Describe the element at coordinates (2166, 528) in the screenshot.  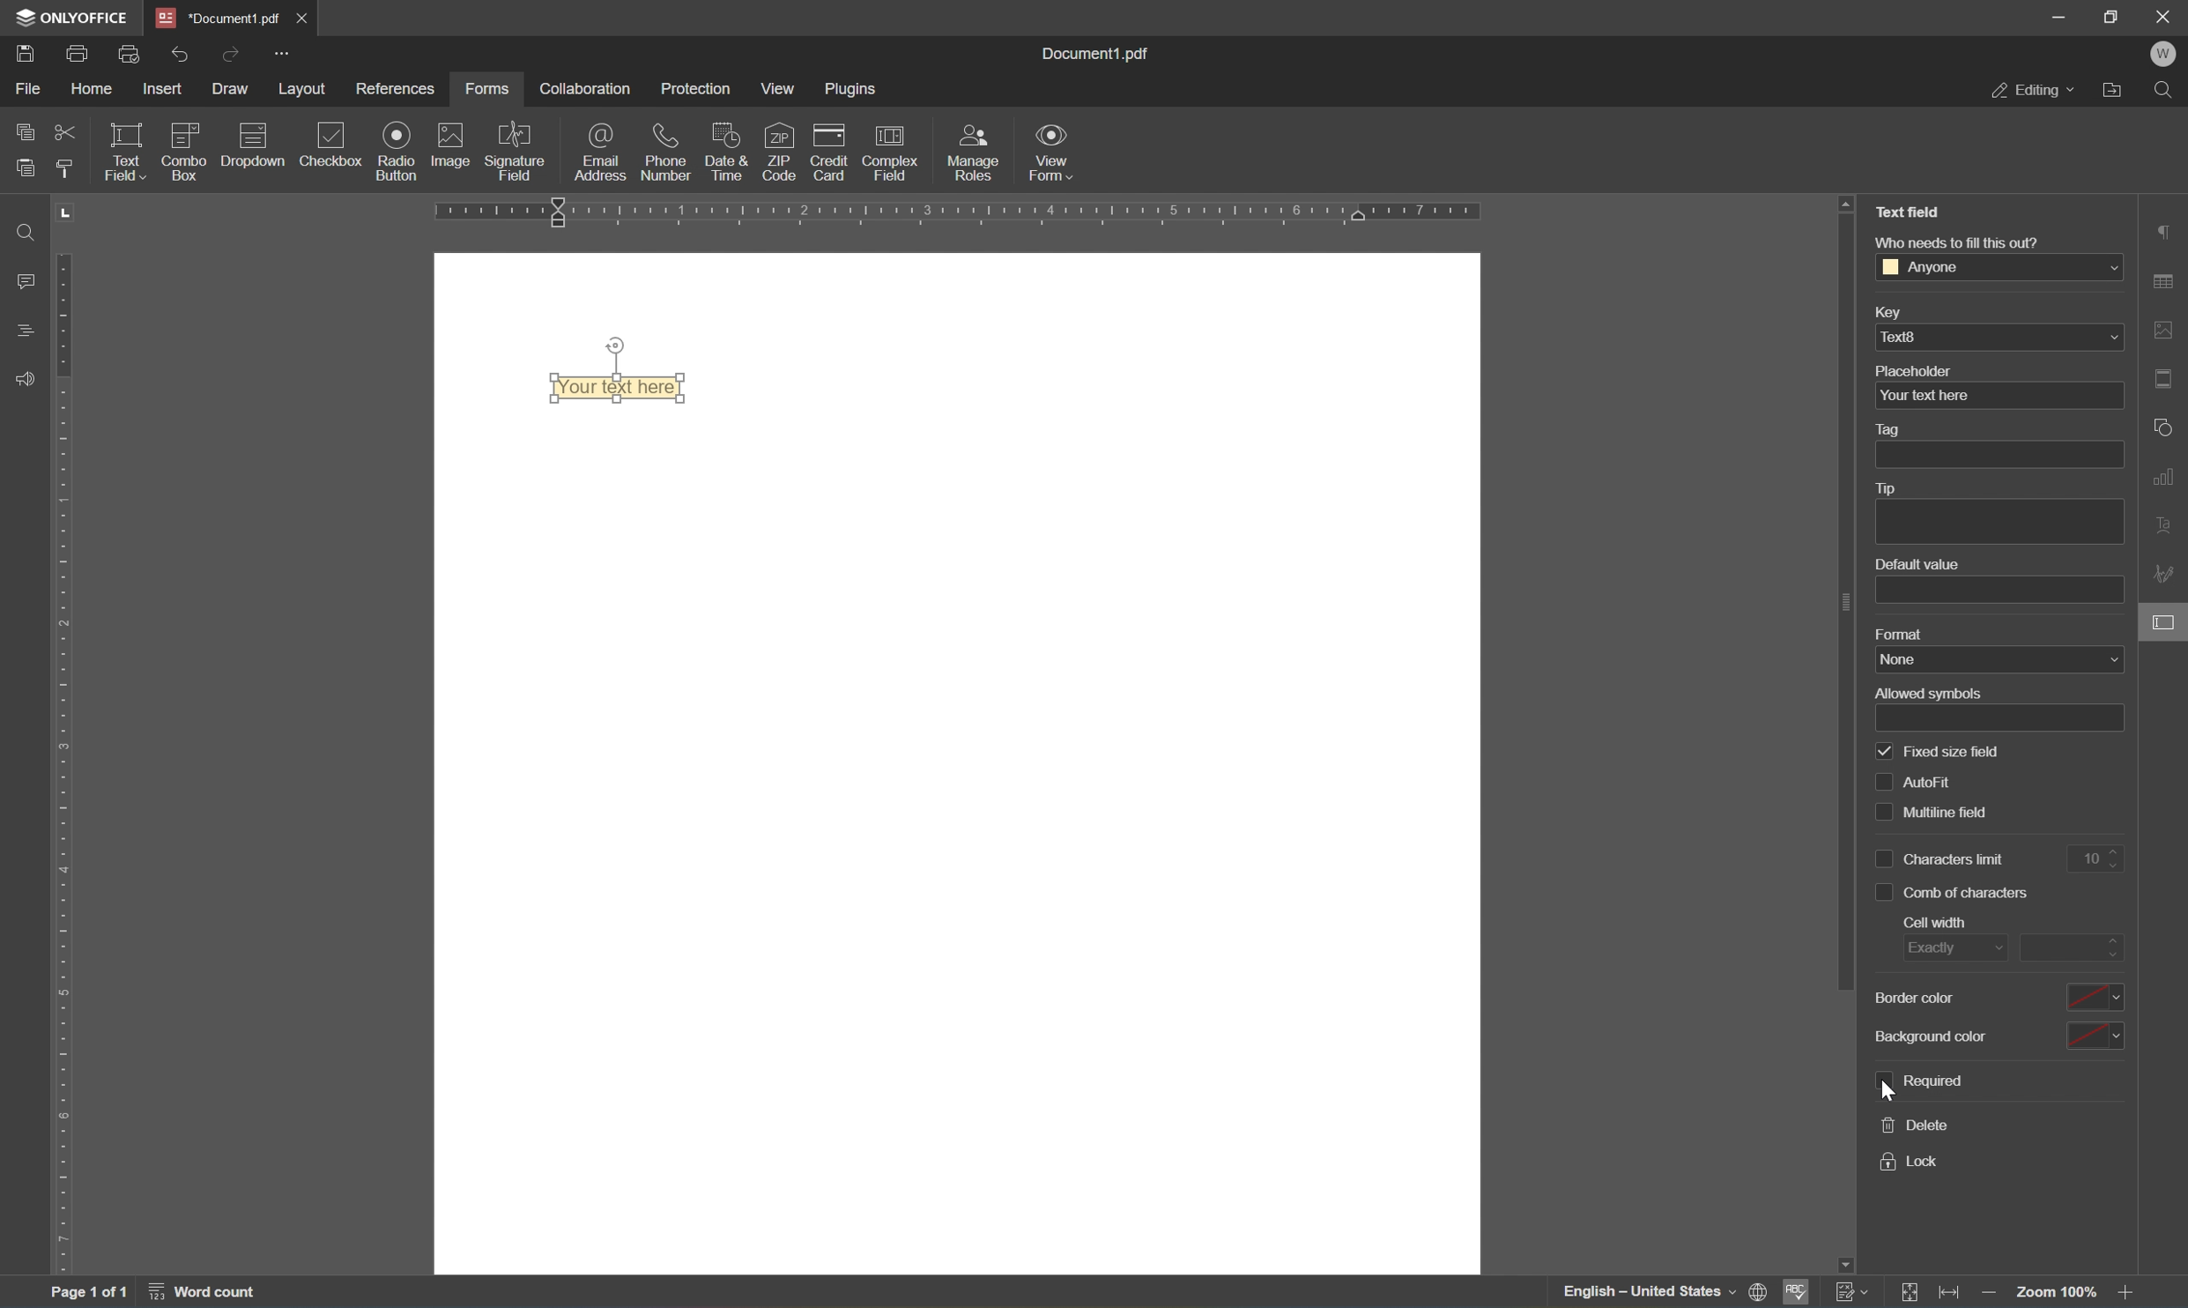
I see `text art settings` at that location.